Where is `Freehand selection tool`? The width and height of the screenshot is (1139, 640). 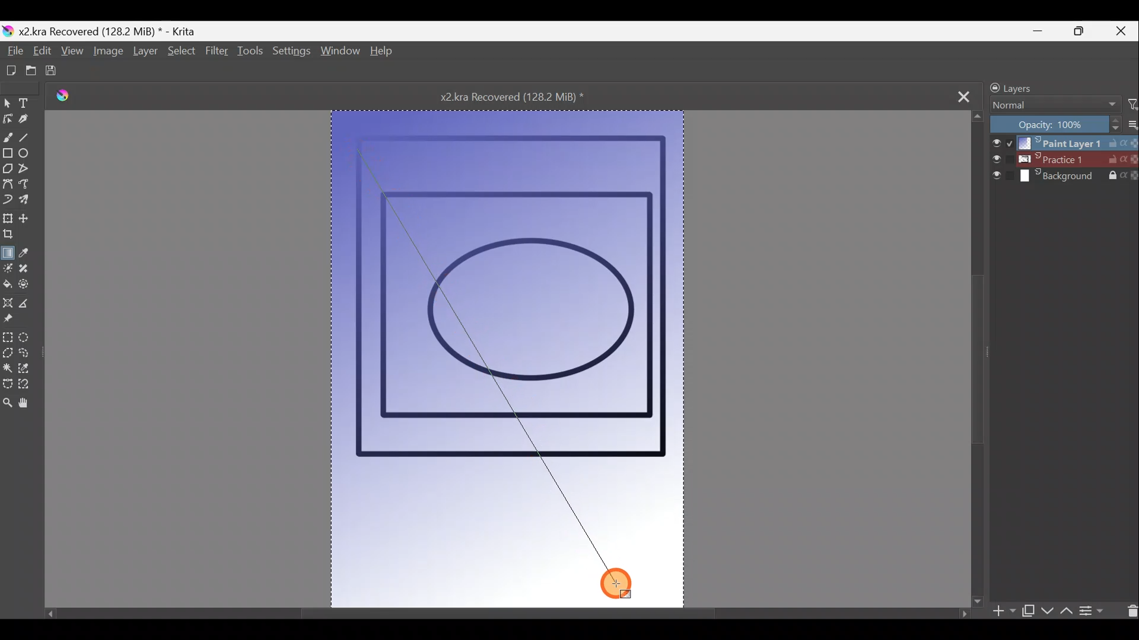 Freehand selection tool is located at coordinates (30, 355).